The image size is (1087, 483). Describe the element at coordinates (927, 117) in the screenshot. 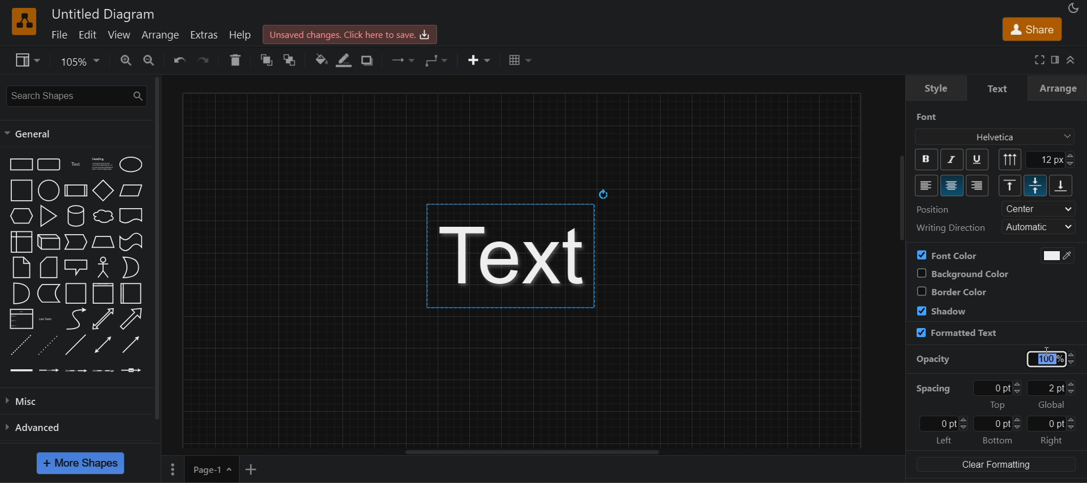

I see `font` at that location.